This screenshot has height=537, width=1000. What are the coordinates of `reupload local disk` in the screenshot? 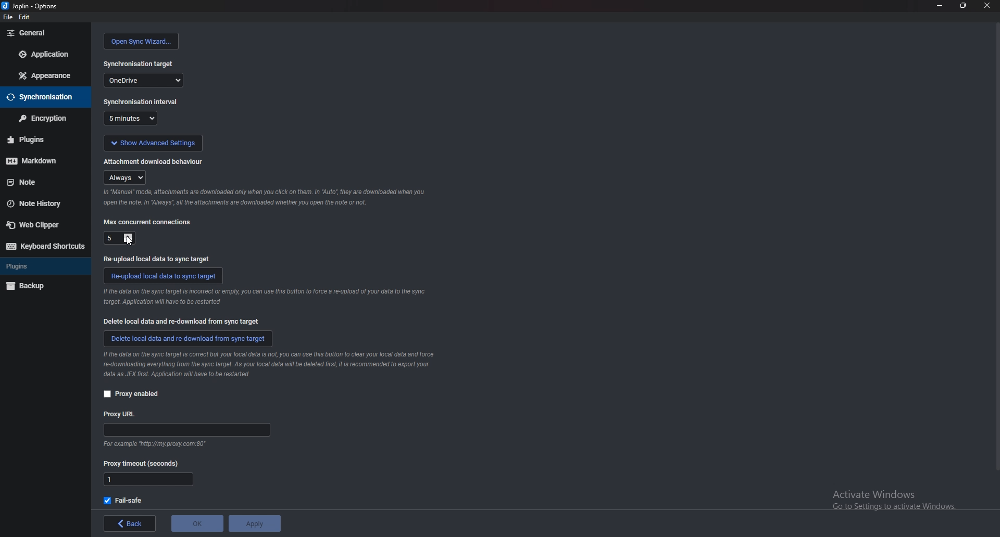 It's located at (158, 259).